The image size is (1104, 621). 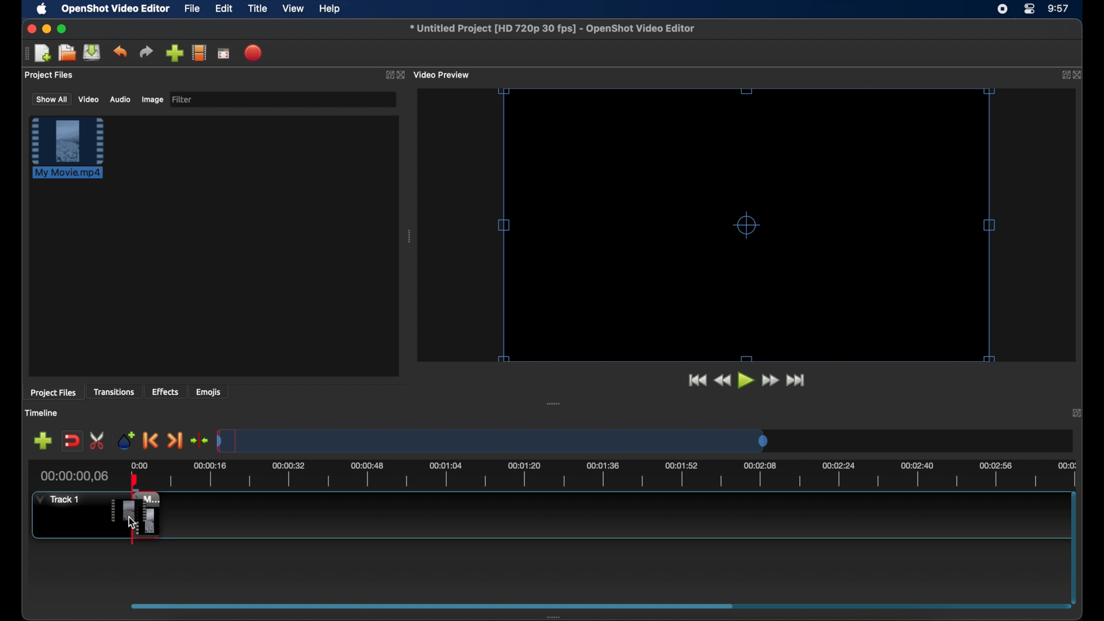 What do you see at coordinates (30, 29) in the screenshot?
I see `close` at bounding box center [30, 29].